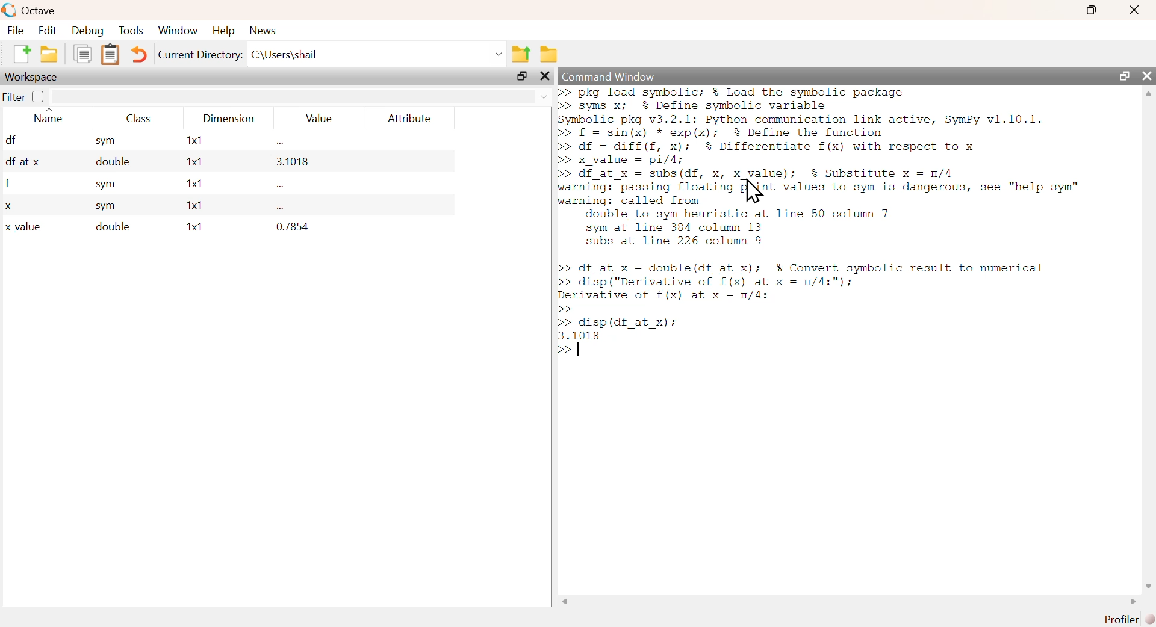 This screenshot has width=1156, height=627. Describe the element at coordinates (83, 54) in the screenshot. I see `Copy` at that location.